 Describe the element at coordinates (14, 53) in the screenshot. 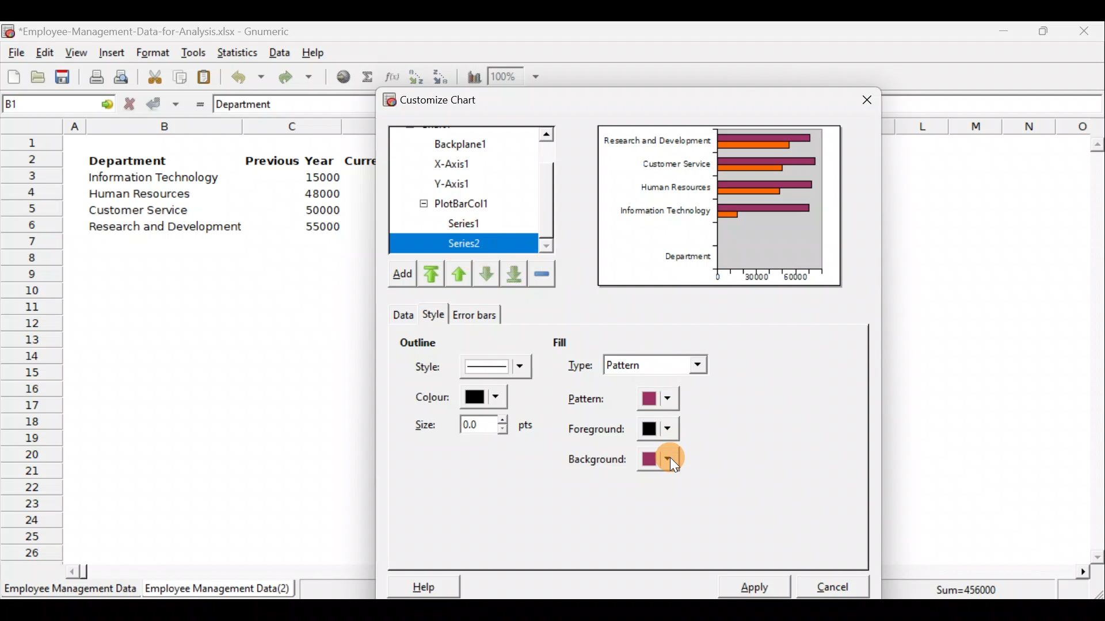

I see `File` at that location.